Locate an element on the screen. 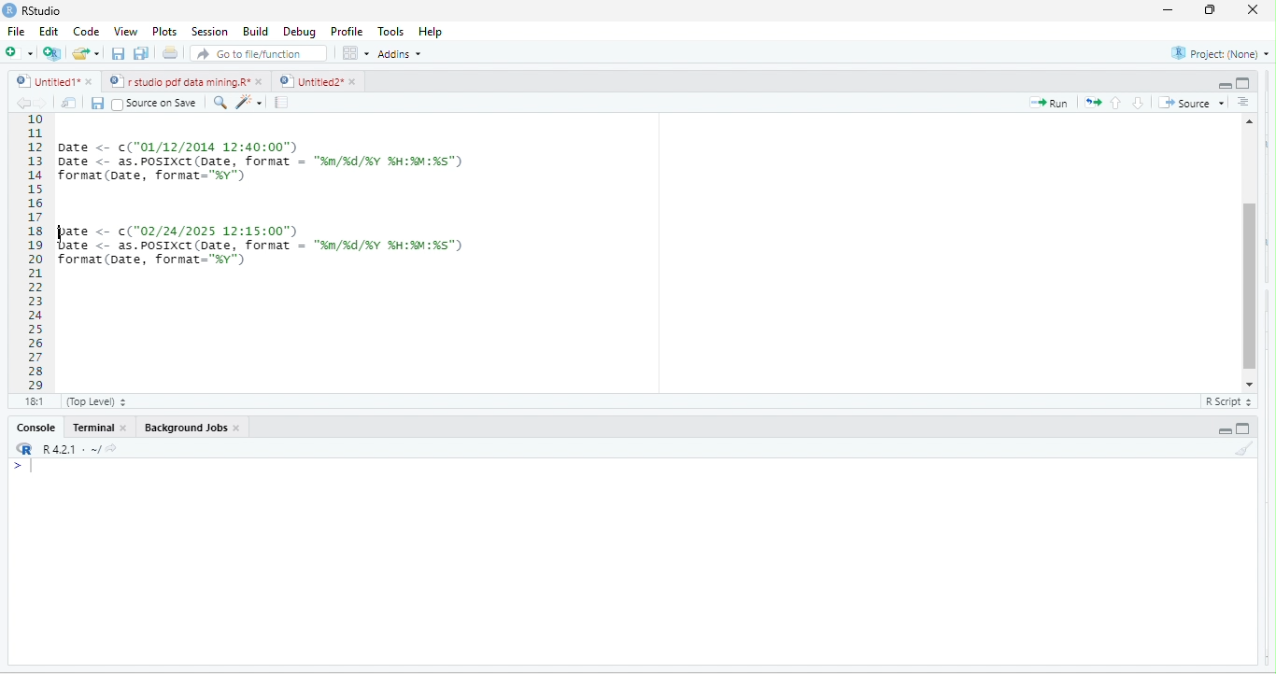  hide console is located at coordinates (1246, 428).